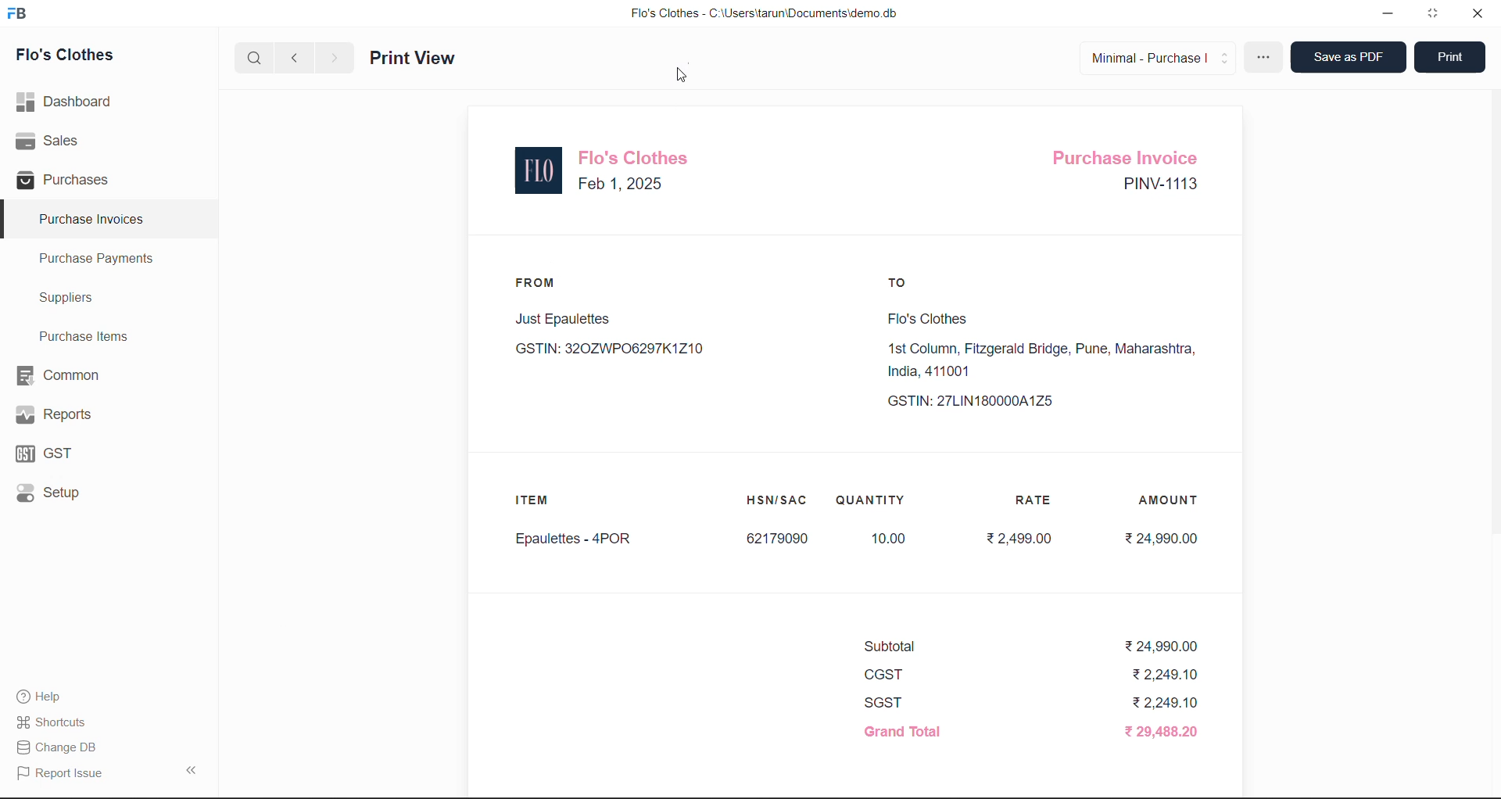 The width and height of the screenshot is (1501, 799). What do you see at coordinates (56, 721) in the screenshot?
I see `Shortcuts.` at bounding box center [56, 721].